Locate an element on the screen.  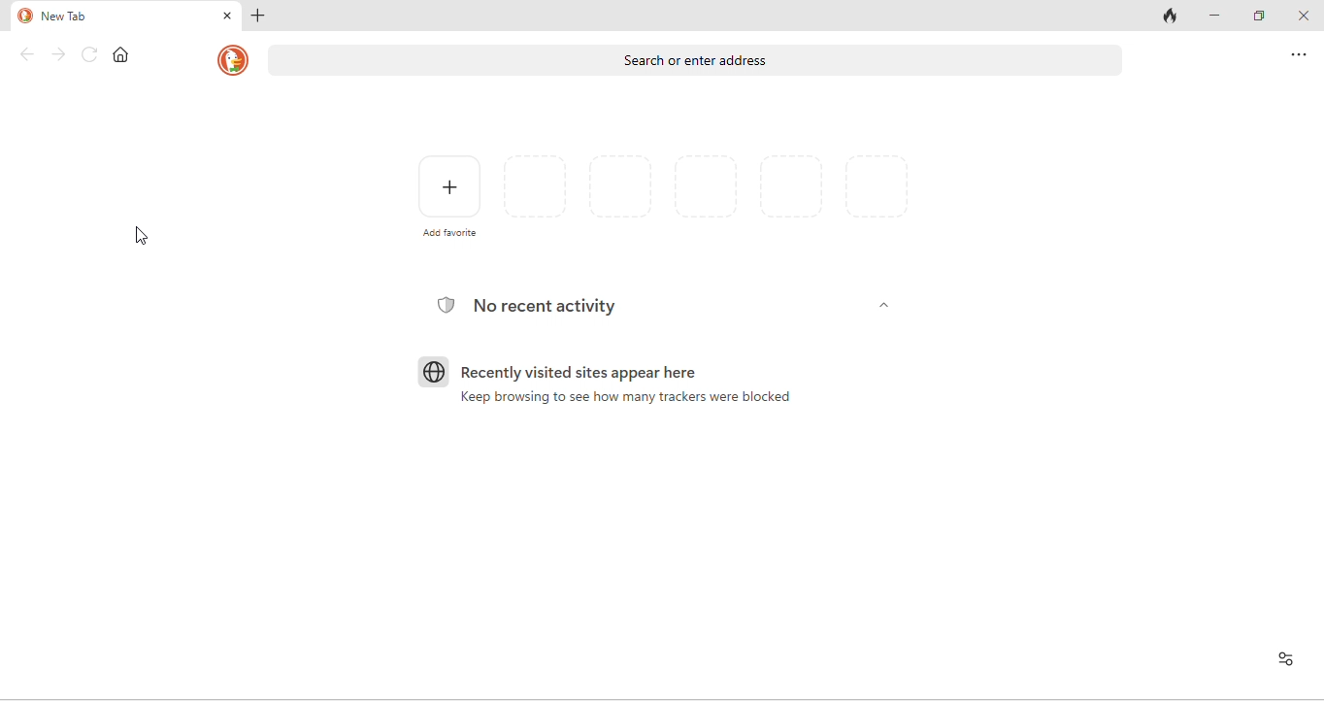
 more options is located at coordinates (1300, 54).